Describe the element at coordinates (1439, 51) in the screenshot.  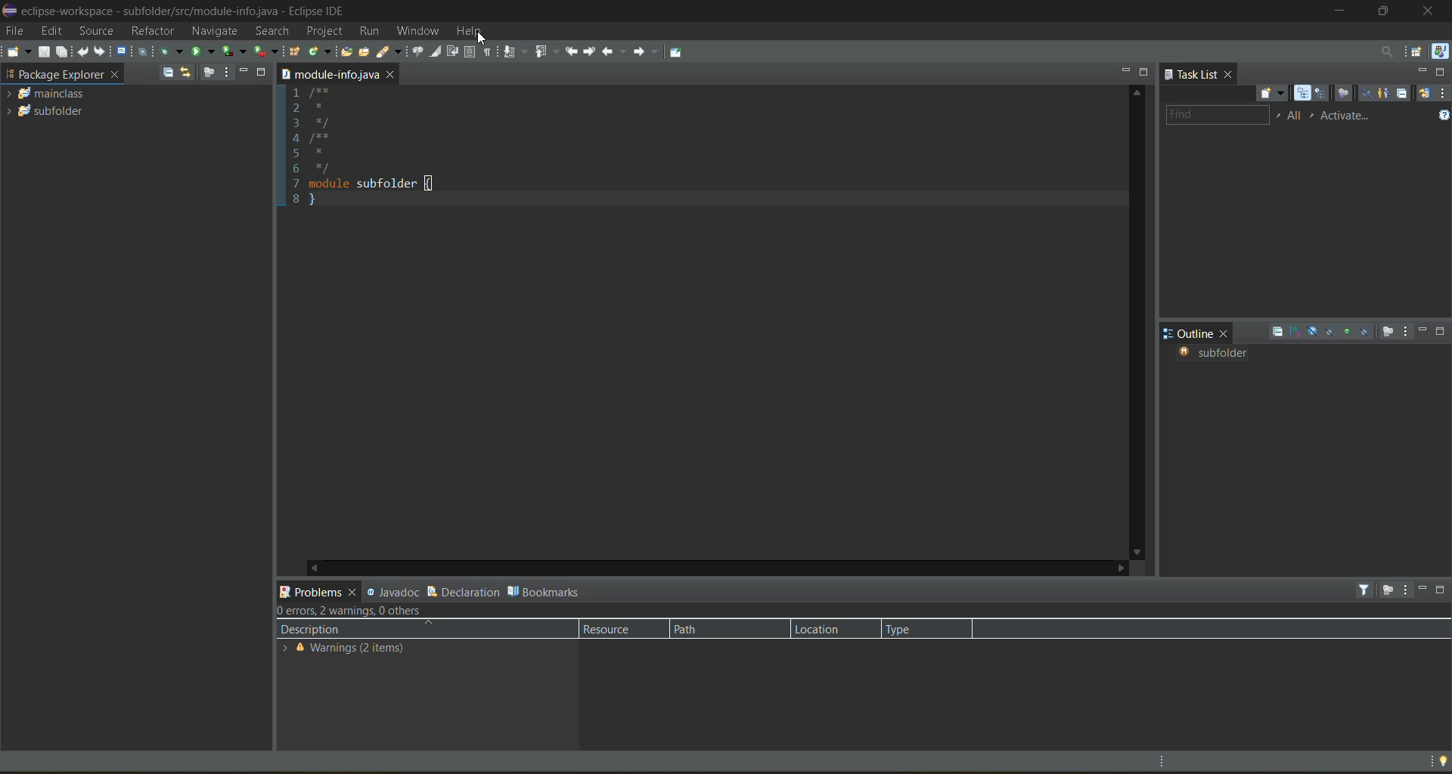
I see `java` at that location.